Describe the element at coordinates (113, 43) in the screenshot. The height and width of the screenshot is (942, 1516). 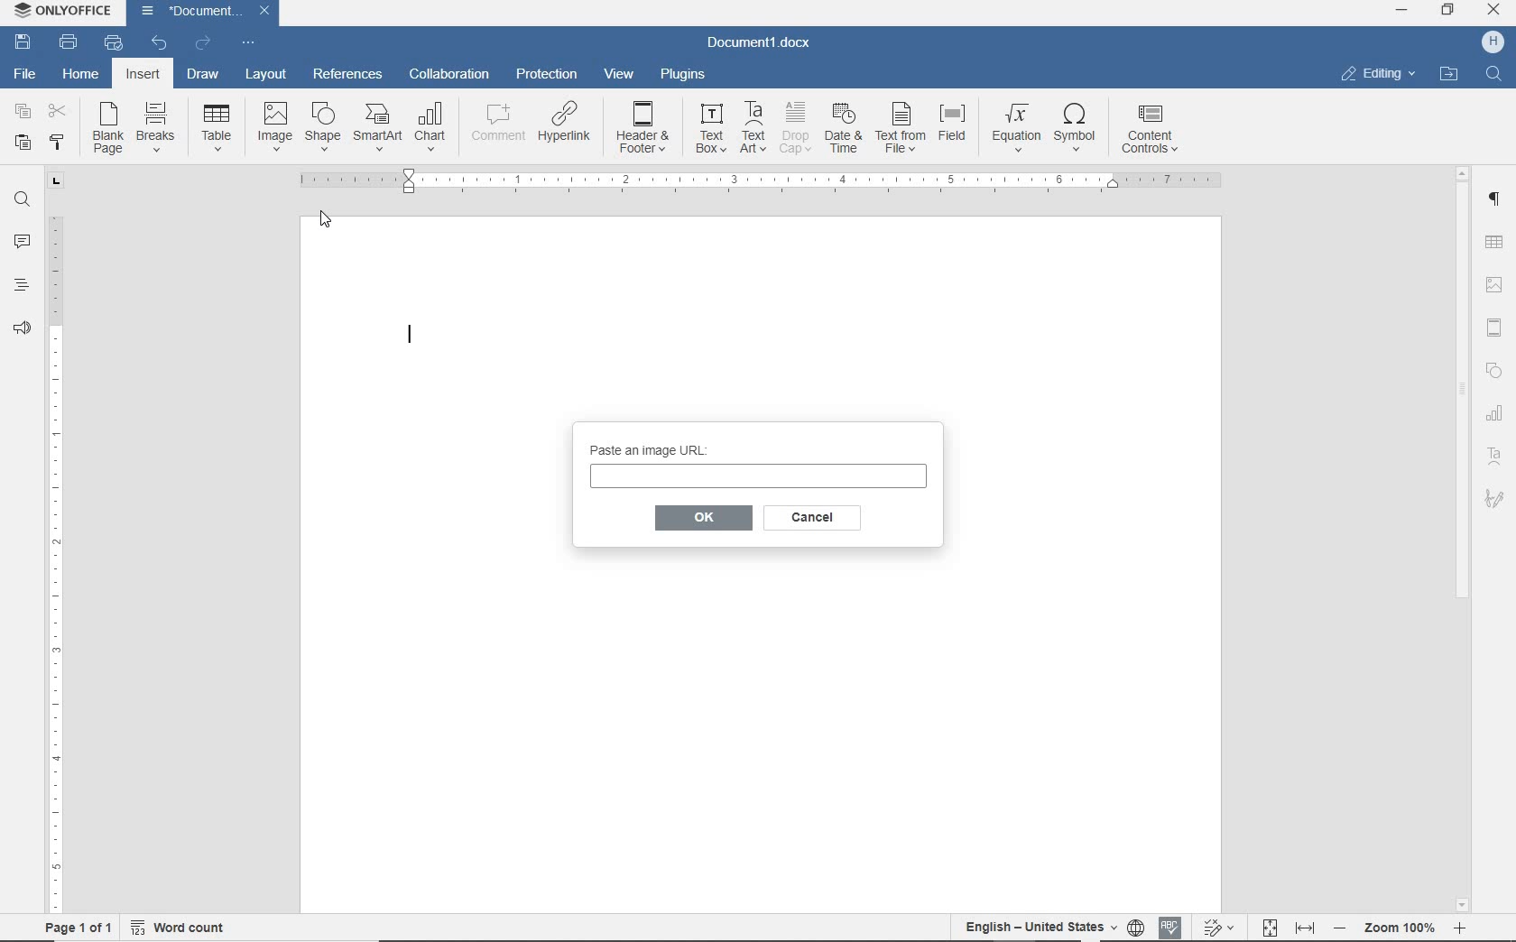
I see `quick print` at that location.